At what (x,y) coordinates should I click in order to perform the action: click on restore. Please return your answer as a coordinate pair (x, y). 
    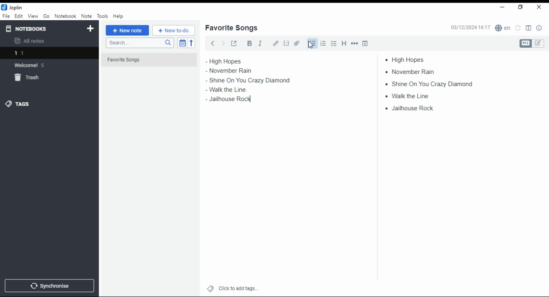
    Looking at the image, I should click on (522, 7).